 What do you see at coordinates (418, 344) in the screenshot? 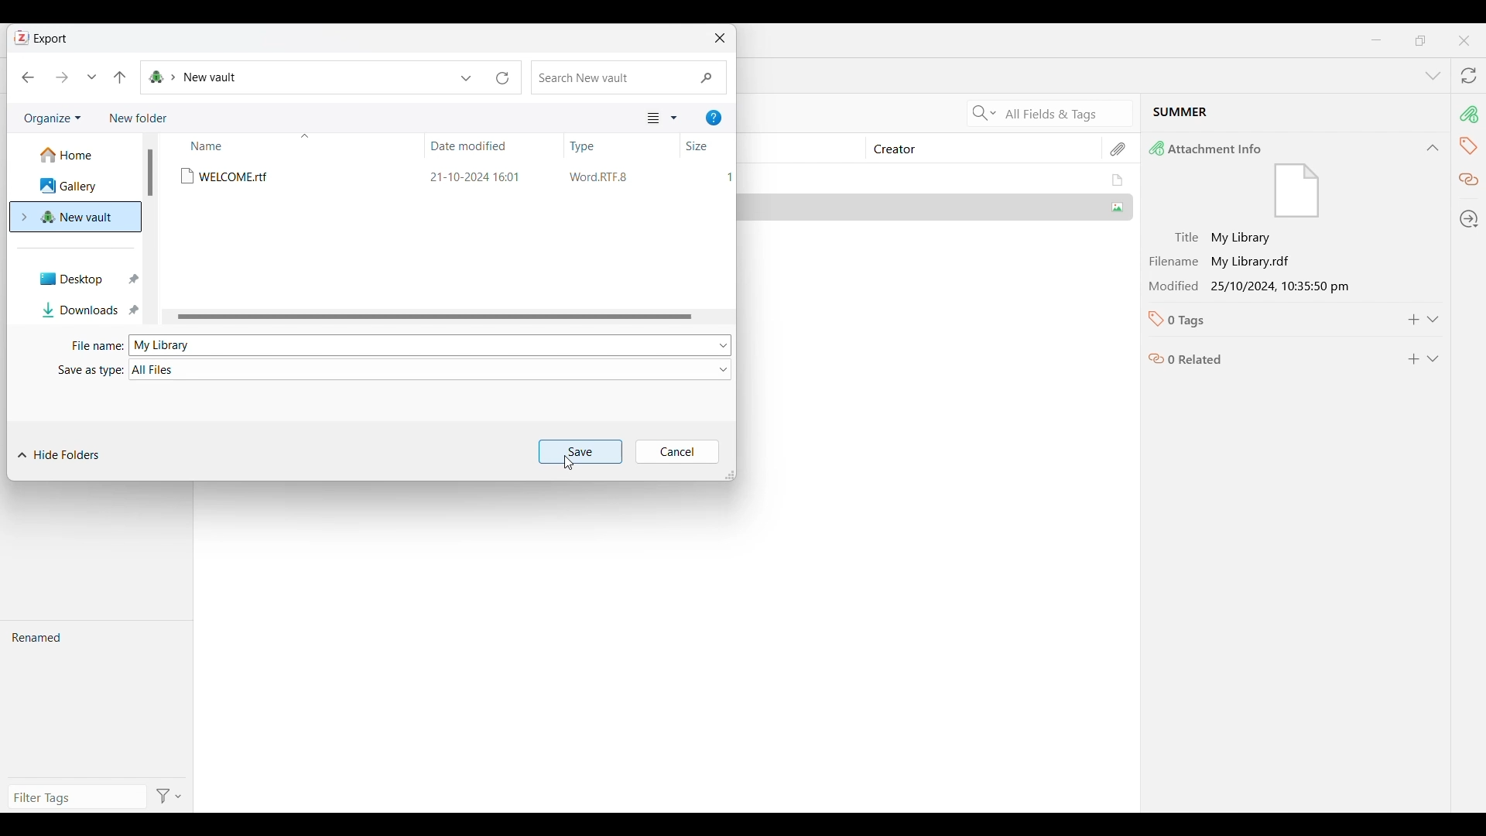
I see `My library` at bounding box center [418, 344].